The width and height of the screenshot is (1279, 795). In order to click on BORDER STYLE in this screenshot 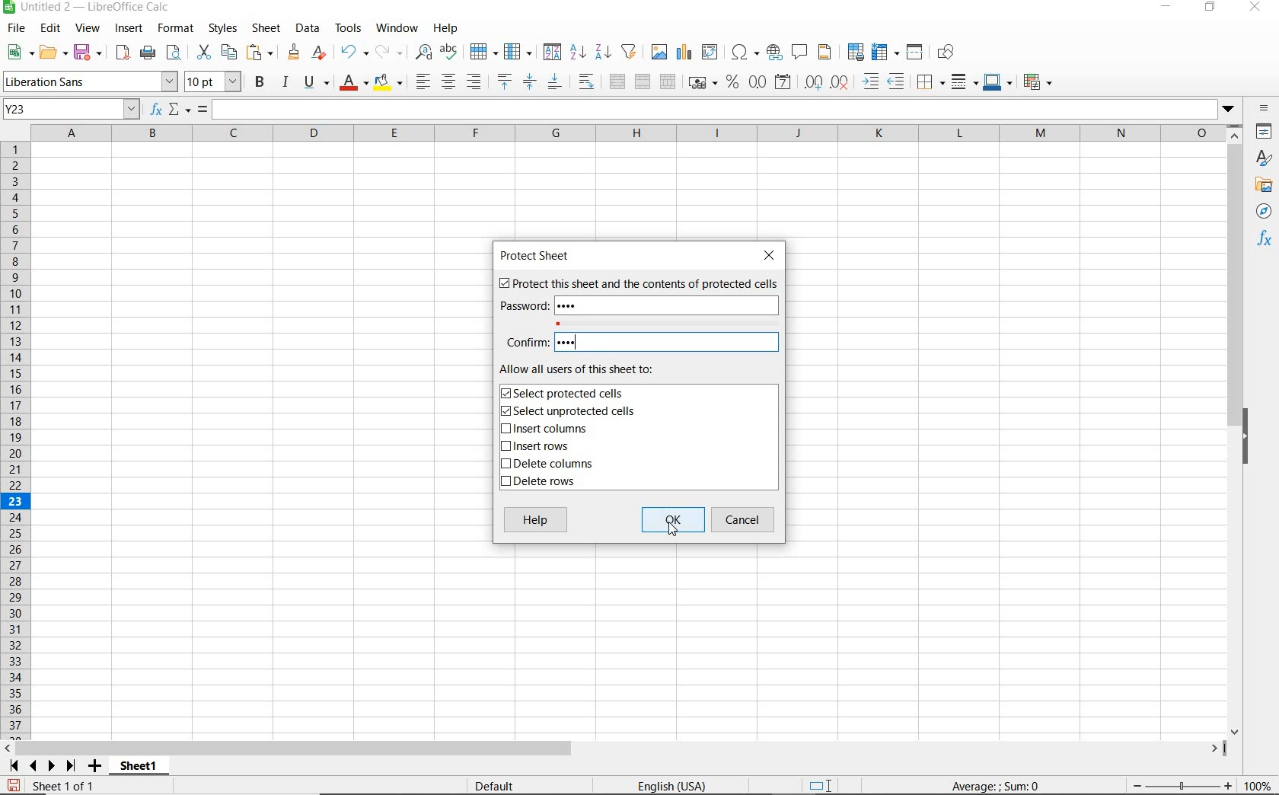, I will do `click(962, 81)`.